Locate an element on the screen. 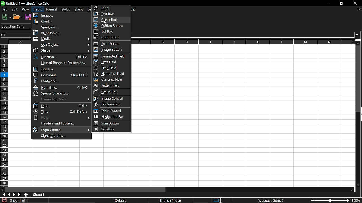 The height and width of the screenshot is (203, 362). Table ontrol is located at coordinates (110, 111).